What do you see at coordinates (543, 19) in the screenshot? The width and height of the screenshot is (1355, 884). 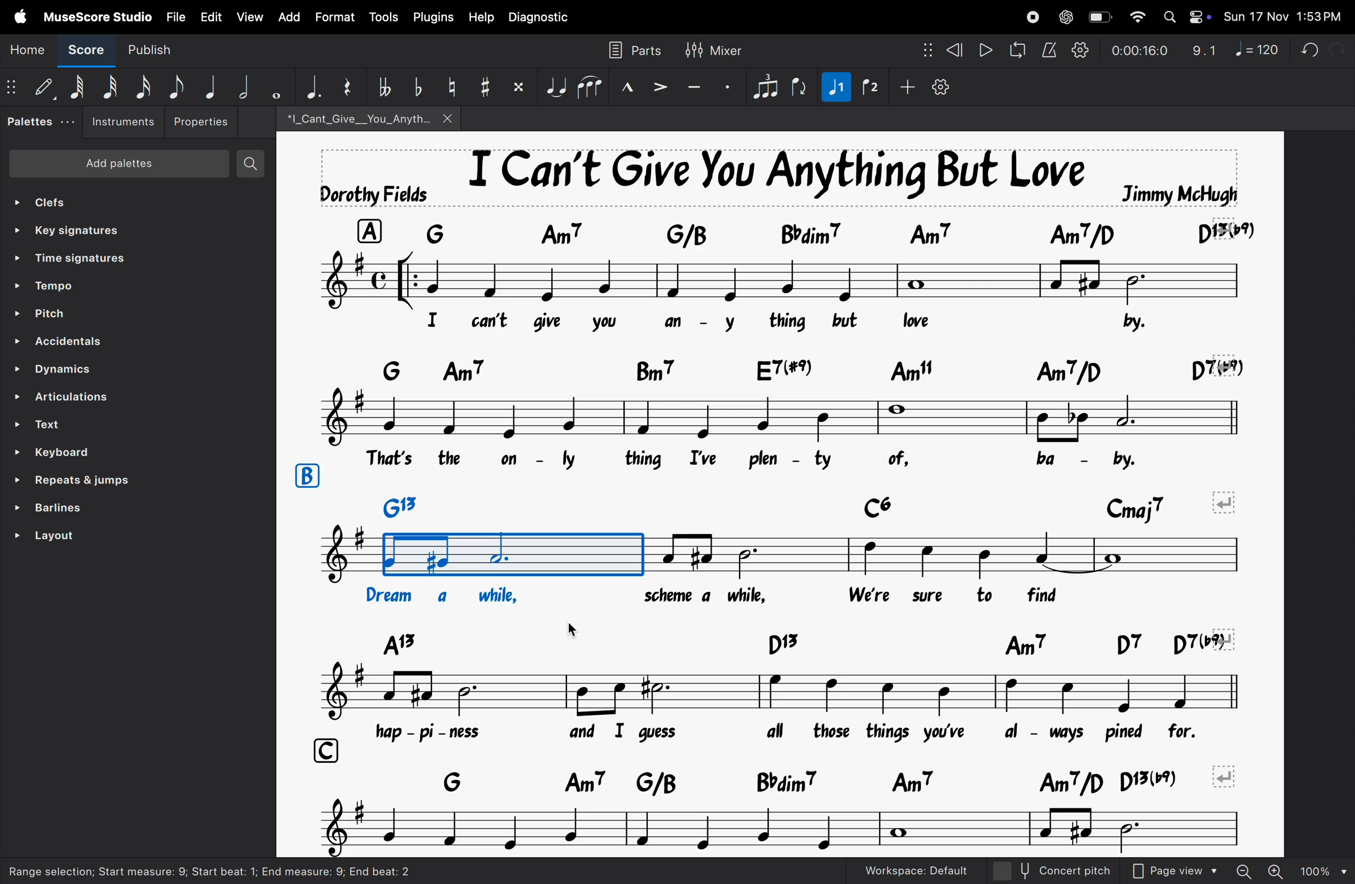 I see `diagnostic` at bounding box center [543, 19].